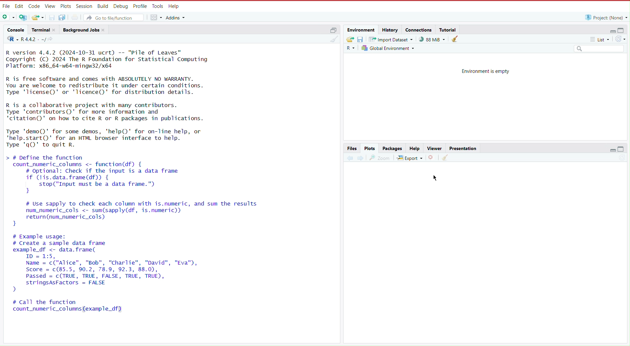 This screenshot has height=346, width=630. I want to click on Save all open documents (Ctrl + Alt + S), so click(65, 17).